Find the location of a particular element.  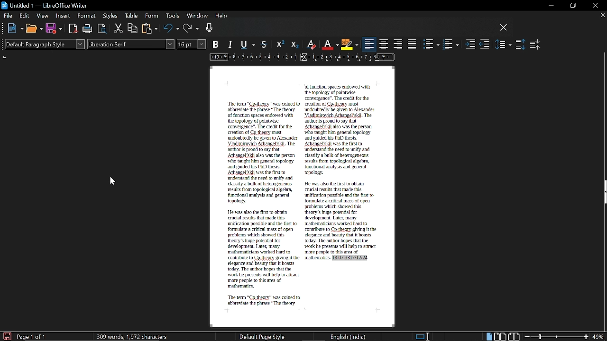

Save is located at coordinates (6, 336).